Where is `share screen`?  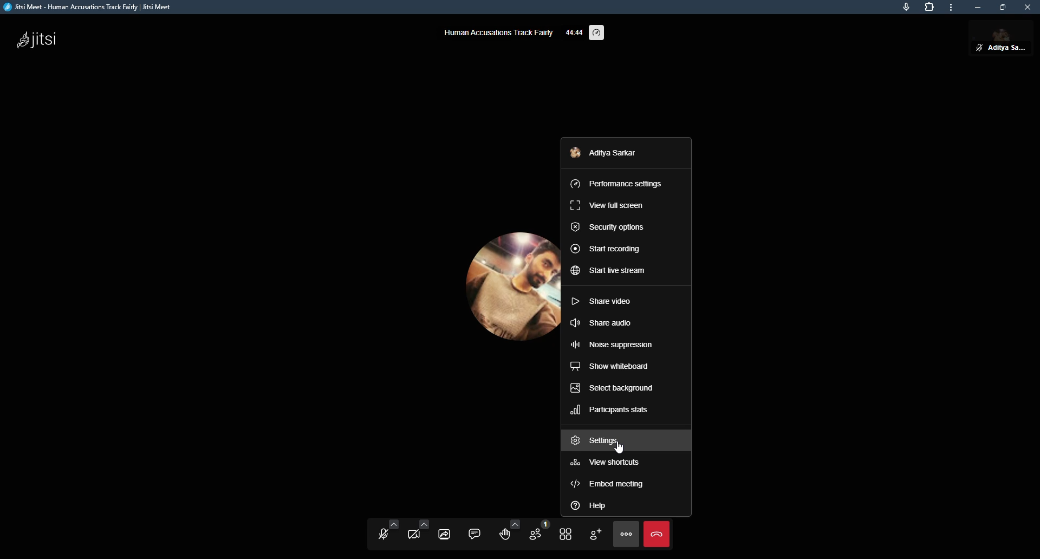 share screen is located at coordinates (443, 534).